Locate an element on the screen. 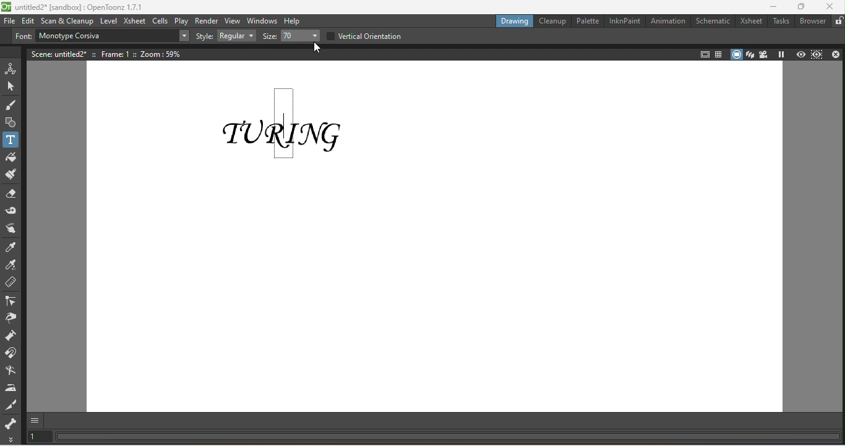 The height and width of the screenshot is (446, 845). Lock rooms tab is located at coordinates (838, 21).